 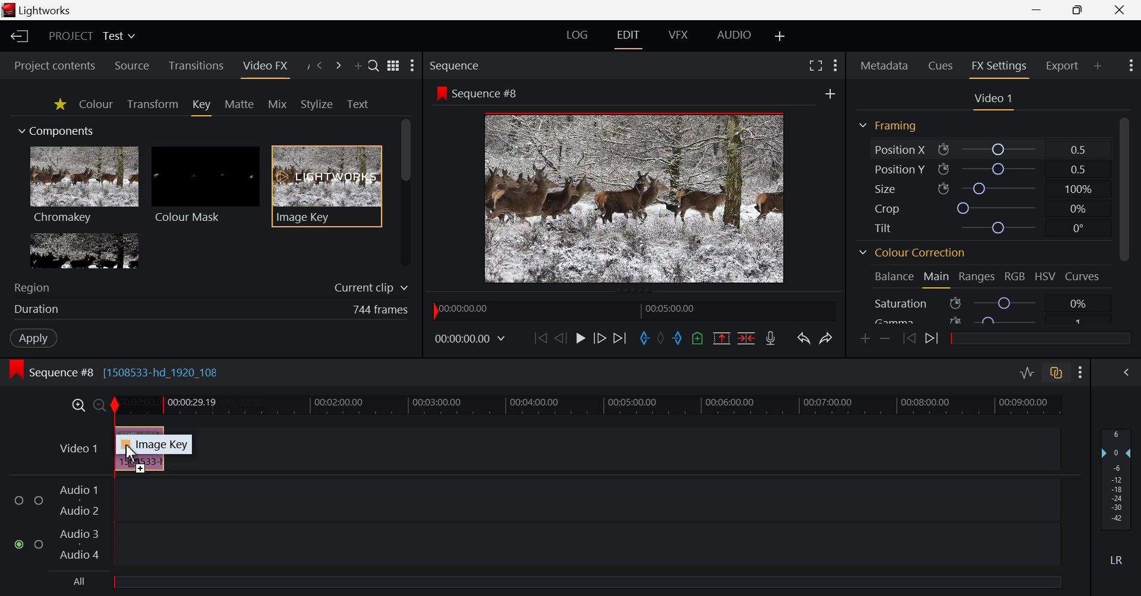 What do you see at coordinates (901, 303) in the screenshot?
I see `Saturation` at bounding box center [901, 303].